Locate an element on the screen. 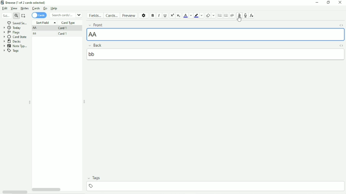 The image size is (346, 194). Go is located at coordinates (45, 8).